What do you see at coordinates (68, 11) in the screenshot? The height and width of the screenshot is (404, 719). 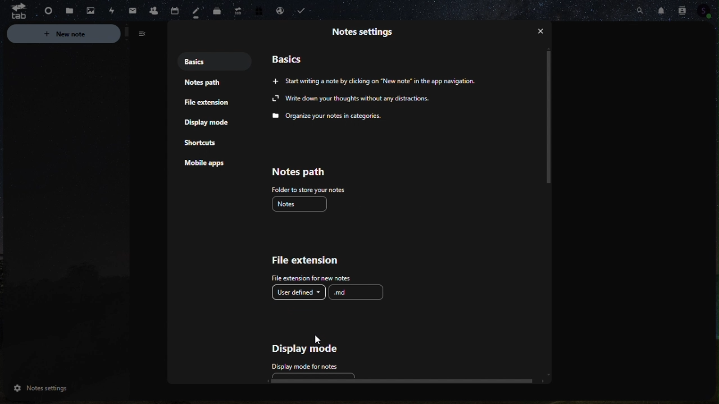 I see `Files` at bounding box center [68, 11].